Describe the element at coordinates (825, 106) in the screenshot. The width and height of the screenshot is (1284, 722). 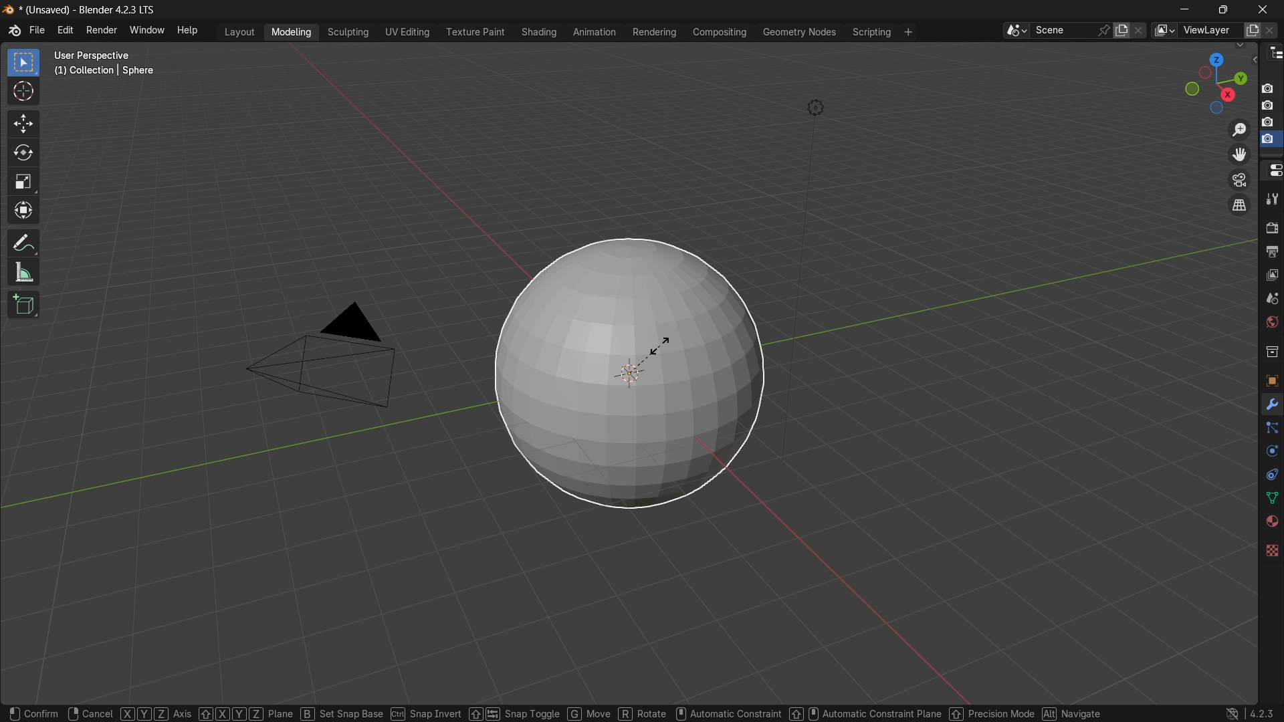
I see `light` at that location.